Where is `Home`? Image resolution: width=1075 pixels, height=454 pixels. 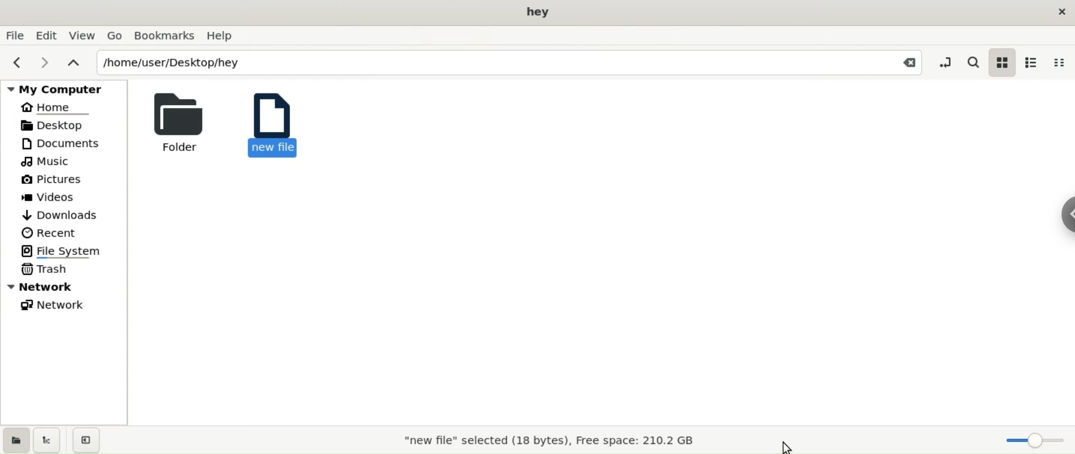 Home is located at coordinates (57, 108).